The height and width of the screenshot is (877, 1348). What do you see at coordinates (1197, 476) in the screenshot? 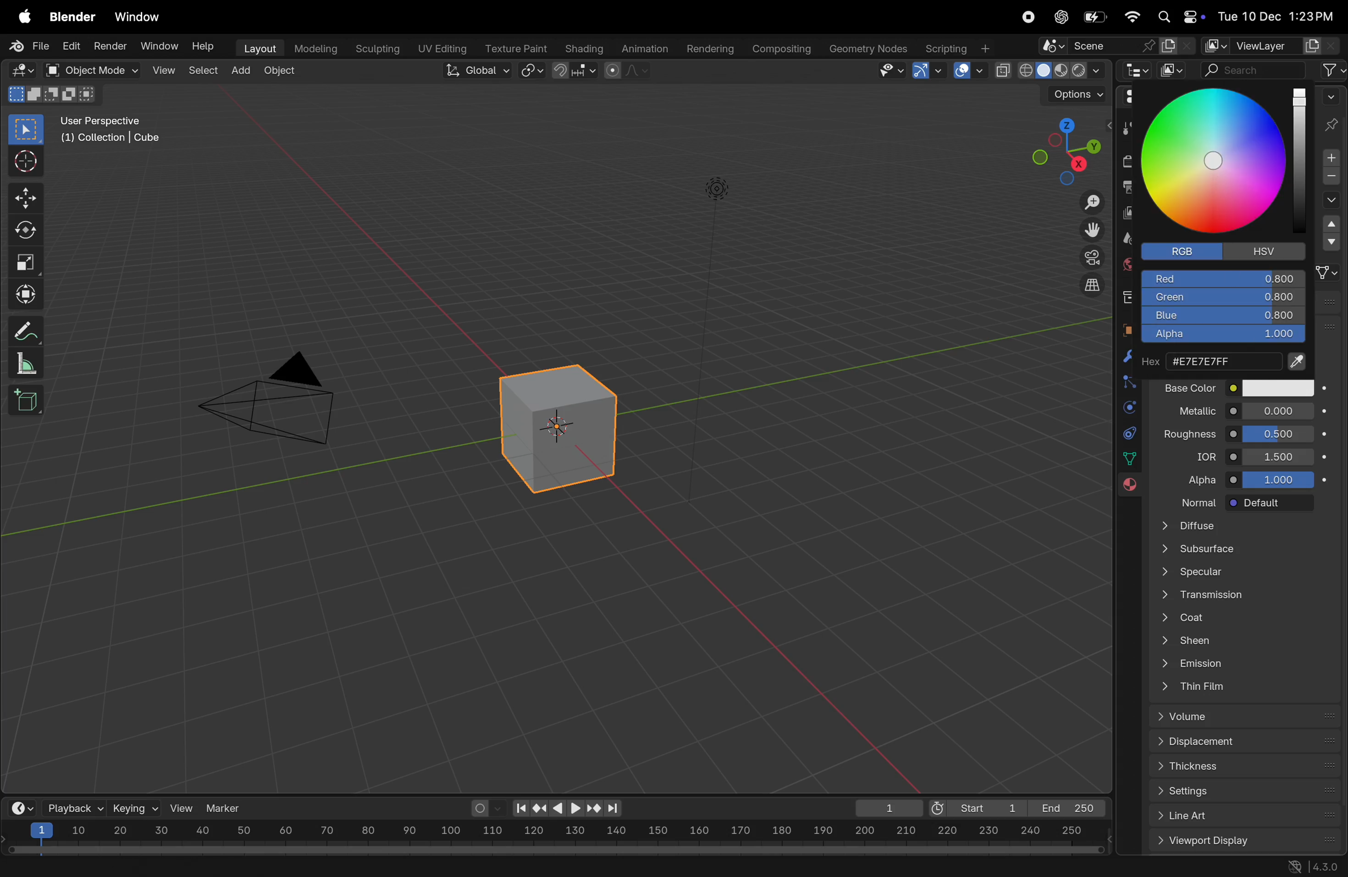
I see `alpha` at bounding box center [1197, 476].